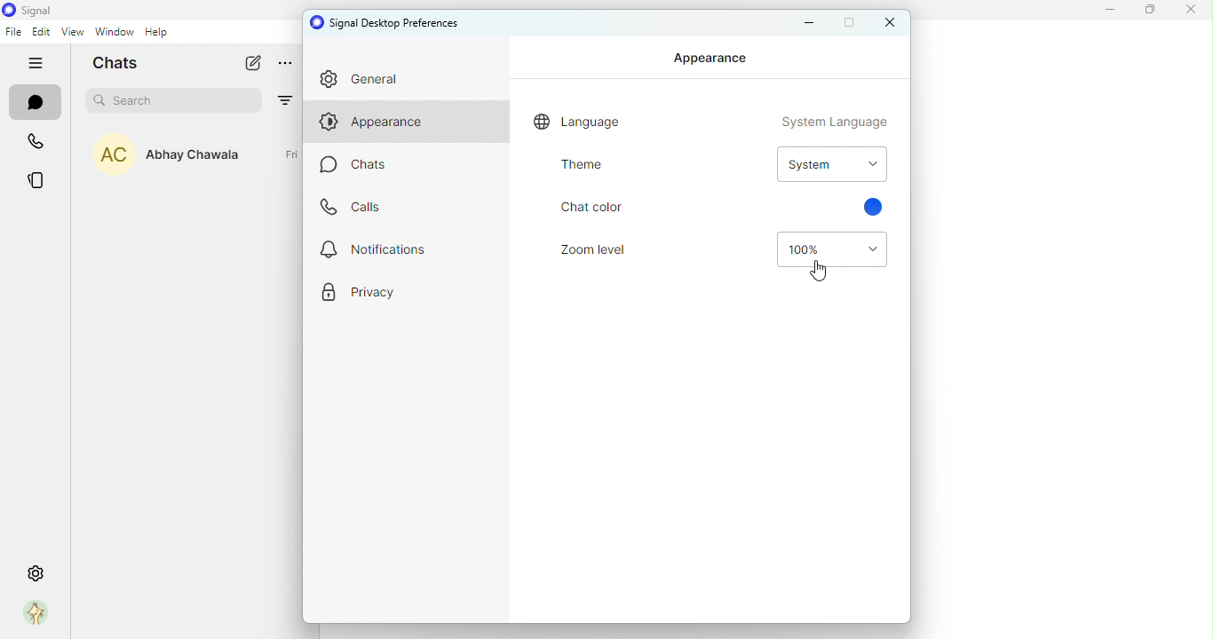 This screenshot has width=1213, height=639. What do you see at coordinates (34, 64) in the screenshot?
I see `hide tabs` at bounding box center [34, 64].